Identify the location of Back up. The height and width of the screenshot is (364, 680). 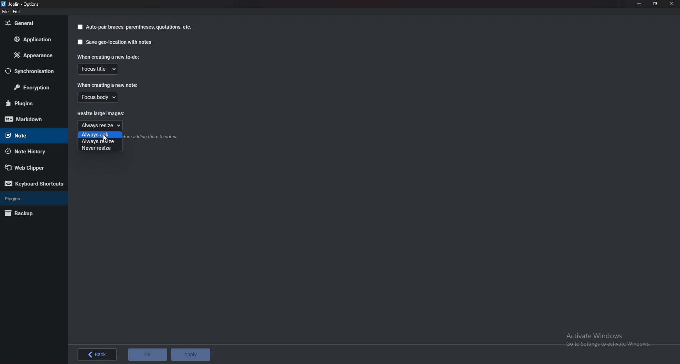
(27, 214).